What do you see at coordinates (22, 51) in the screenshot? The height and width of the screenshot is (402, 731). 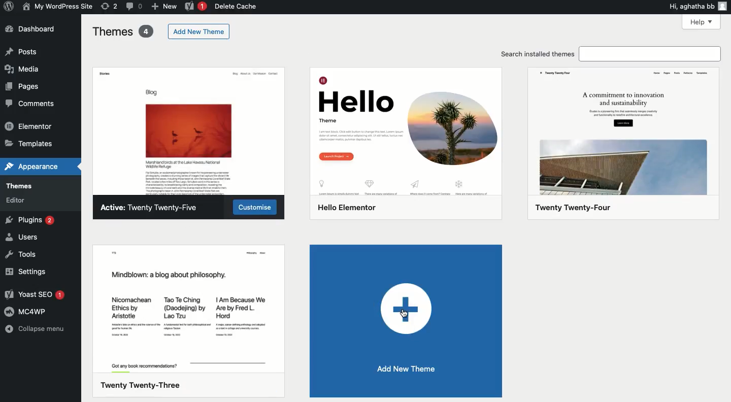 I see `Post` at bounding box center [22, 51].